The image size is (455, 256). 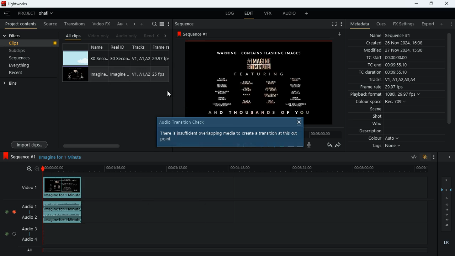 What do you see at coordinates (61, 157) in the screenshot?
I see `Imagine for 1 Minute` at bounding box center [61, 157].